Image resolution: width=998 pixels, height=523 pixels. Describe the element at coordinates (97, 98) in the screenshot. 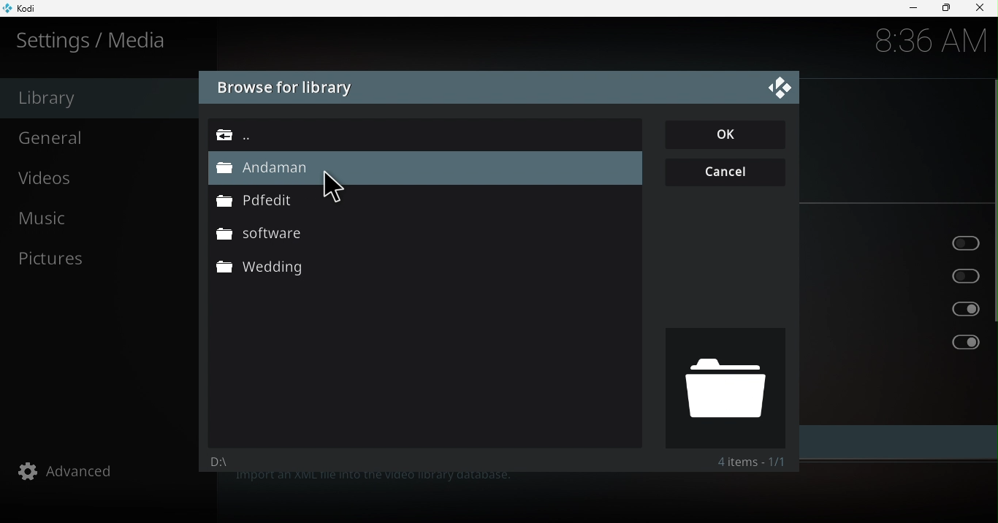

I see `Library` at that location.